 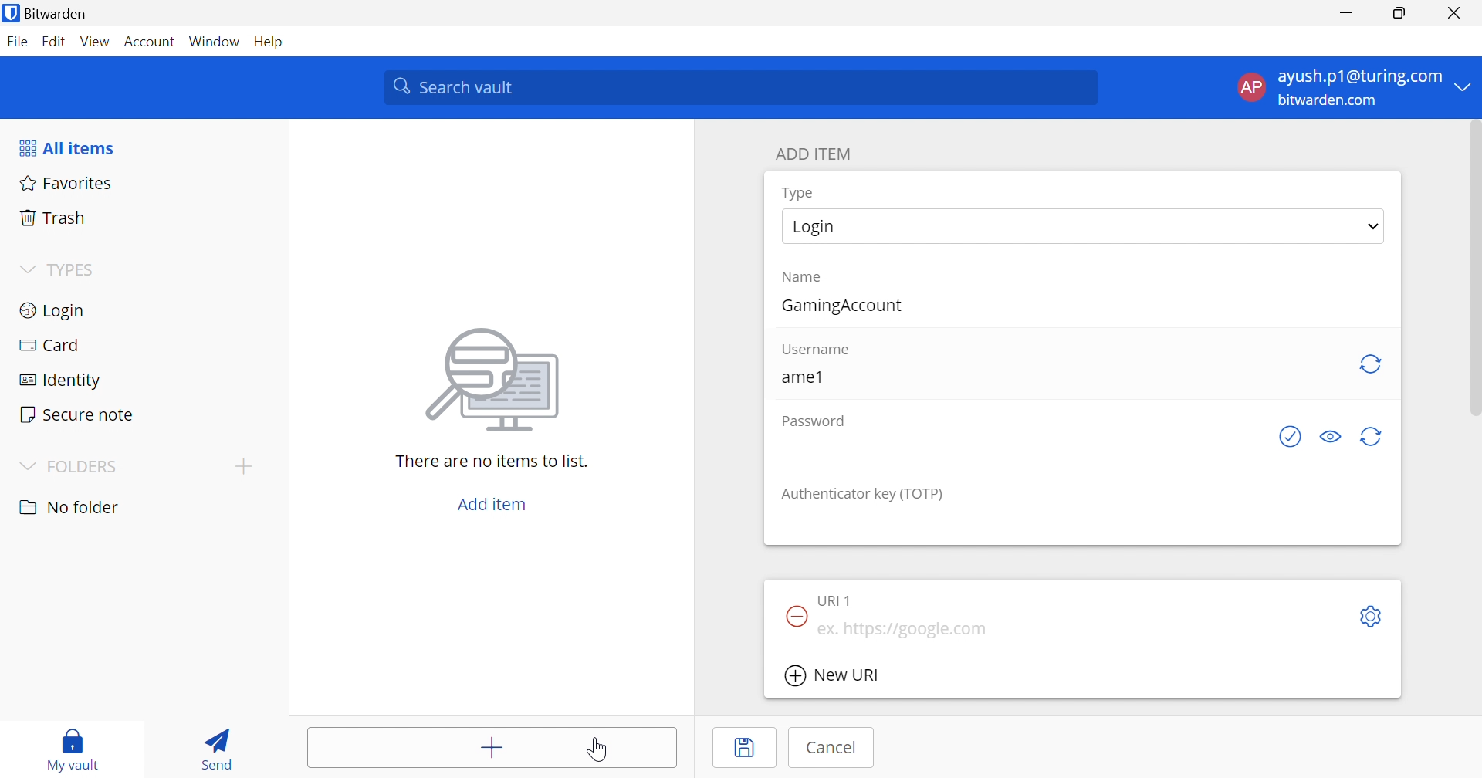 What do you see at coordinates (66, 184) in the screenshot?
I see `Favorites` at bounding box center [66, 184].